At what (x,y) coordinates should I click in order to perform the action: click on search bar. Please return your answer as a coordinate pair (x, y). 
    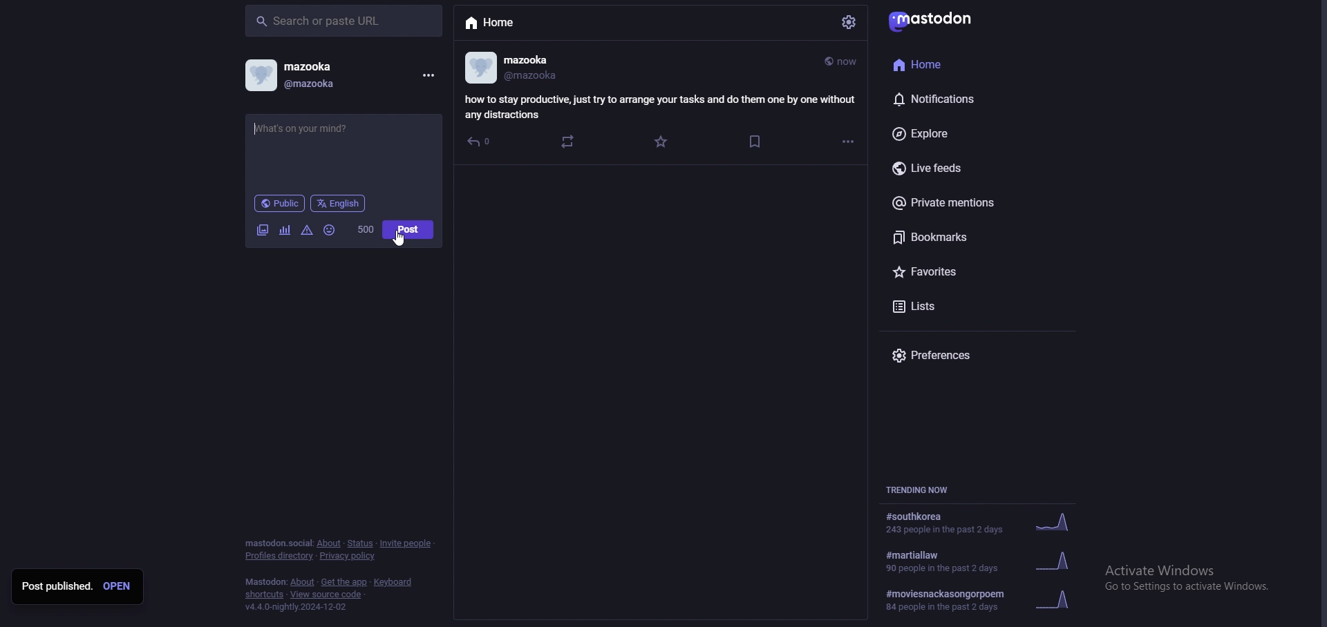
    Looking at the image, I should click on (344, 22).